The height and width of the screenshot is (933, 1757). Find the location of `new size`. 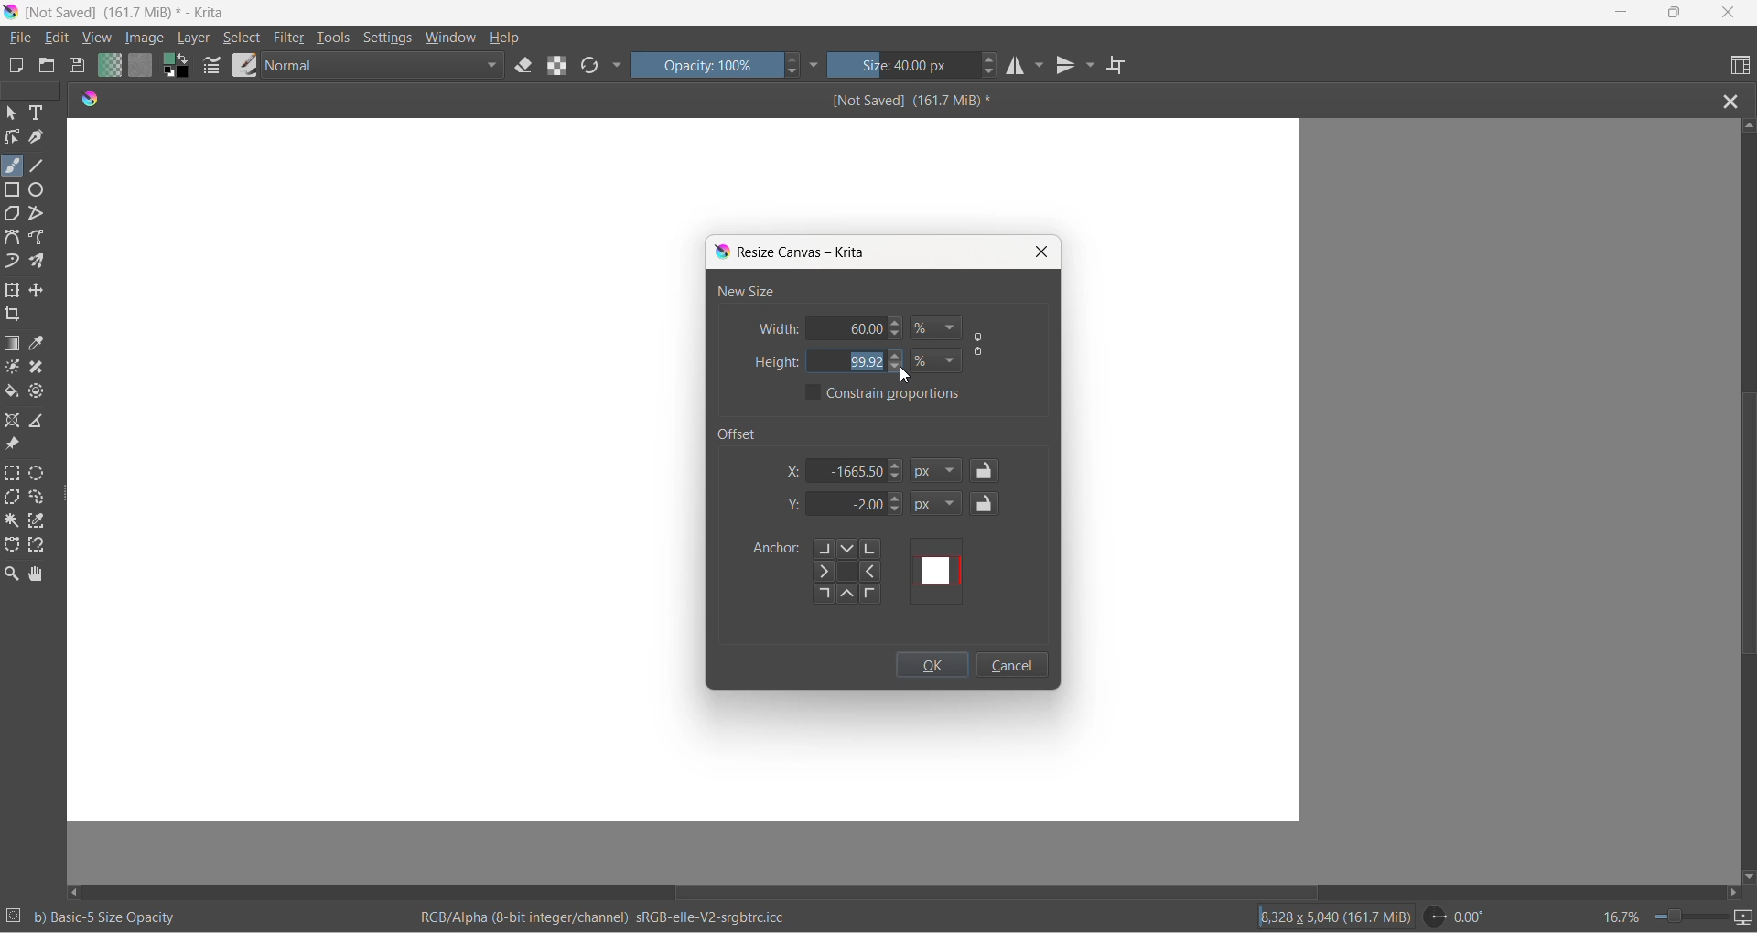

new size is located at coordinates (746, 291).